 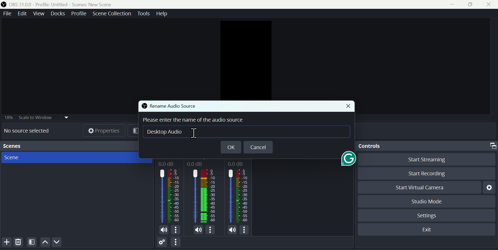 I want to click on Start recording, so click(x=423, y=173).